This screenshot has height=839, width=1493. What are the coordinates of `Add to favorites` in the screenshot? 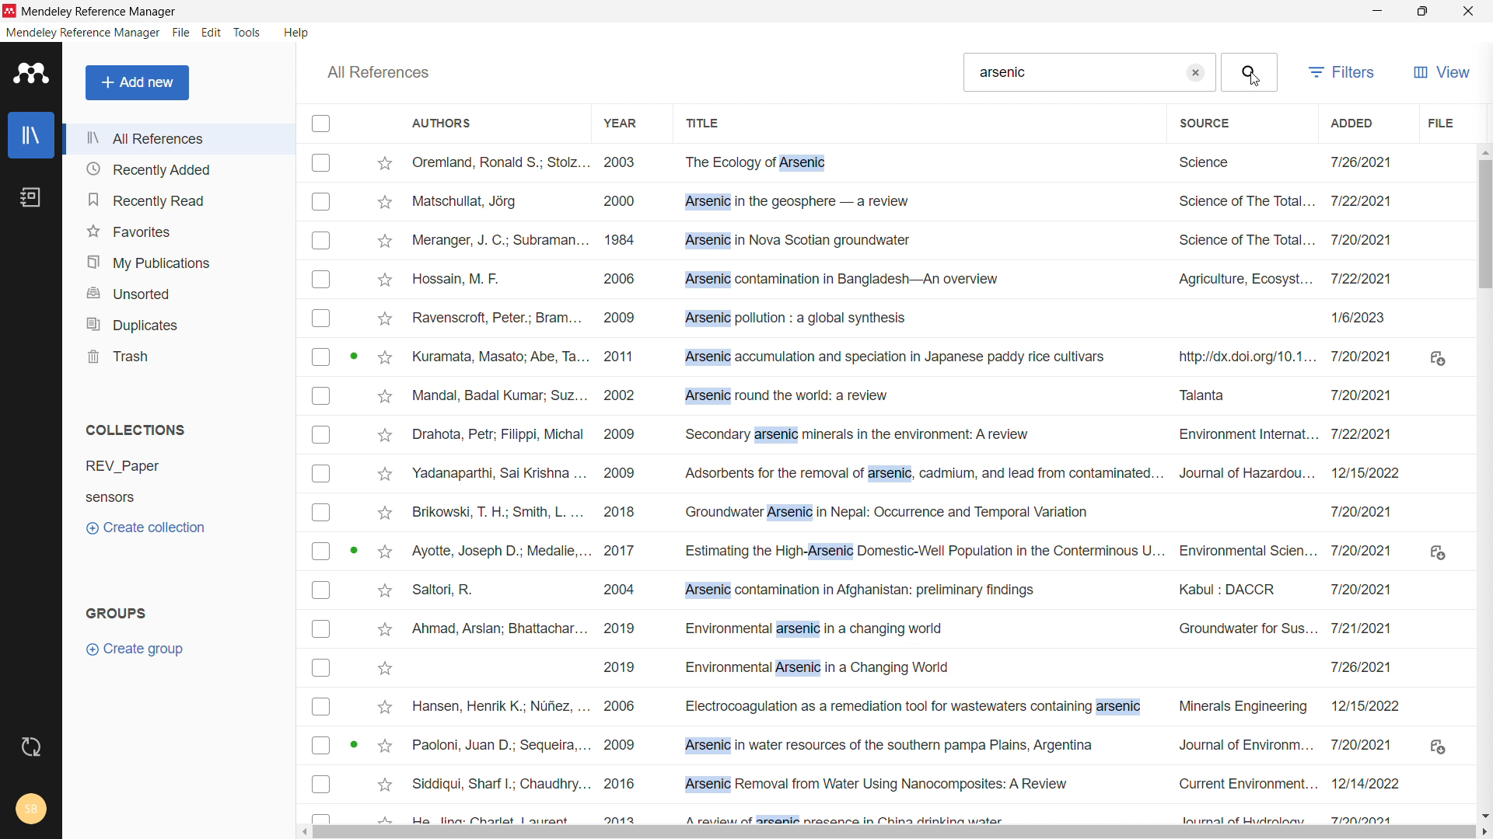 It's located at (388, 356).